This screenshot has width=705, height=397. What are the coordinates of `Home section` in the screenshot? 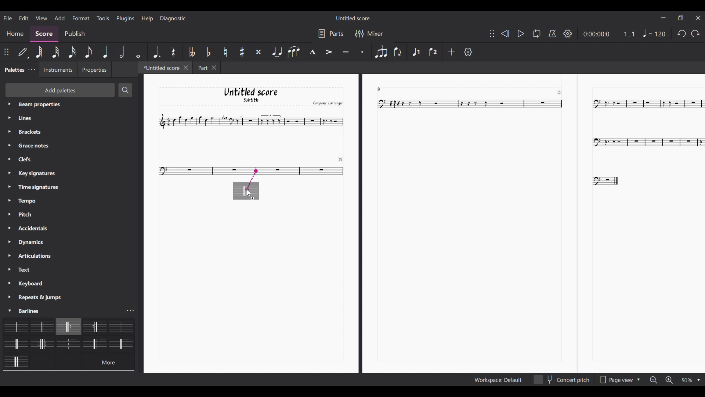 It's located at (15, 34).